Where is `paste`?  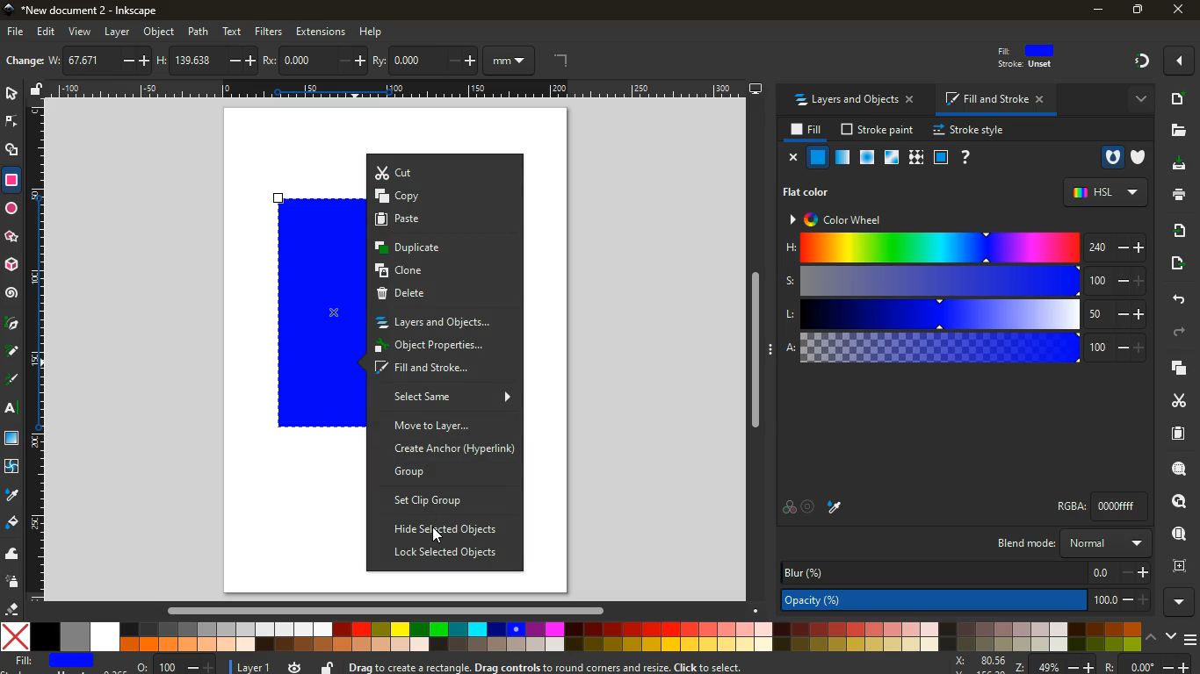
paste is located at coordinates (444, 220).